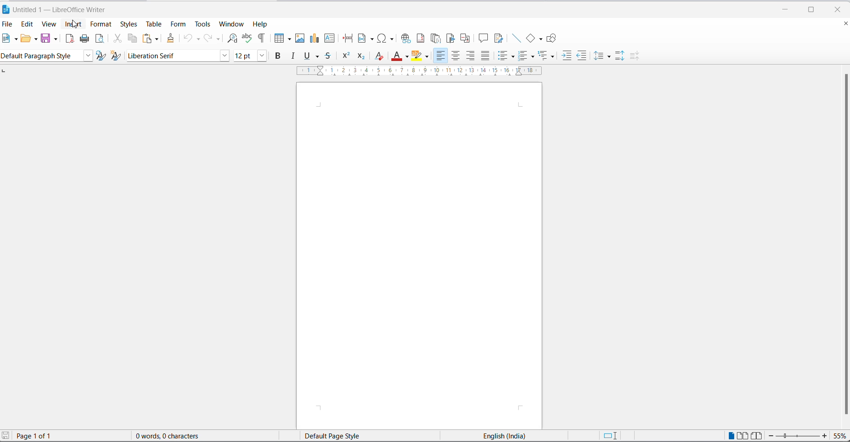 The width and height of the screenshot is (850, 442). Describe the element at coordinates (419, 255) in the screenshot. I see `page` at that location.